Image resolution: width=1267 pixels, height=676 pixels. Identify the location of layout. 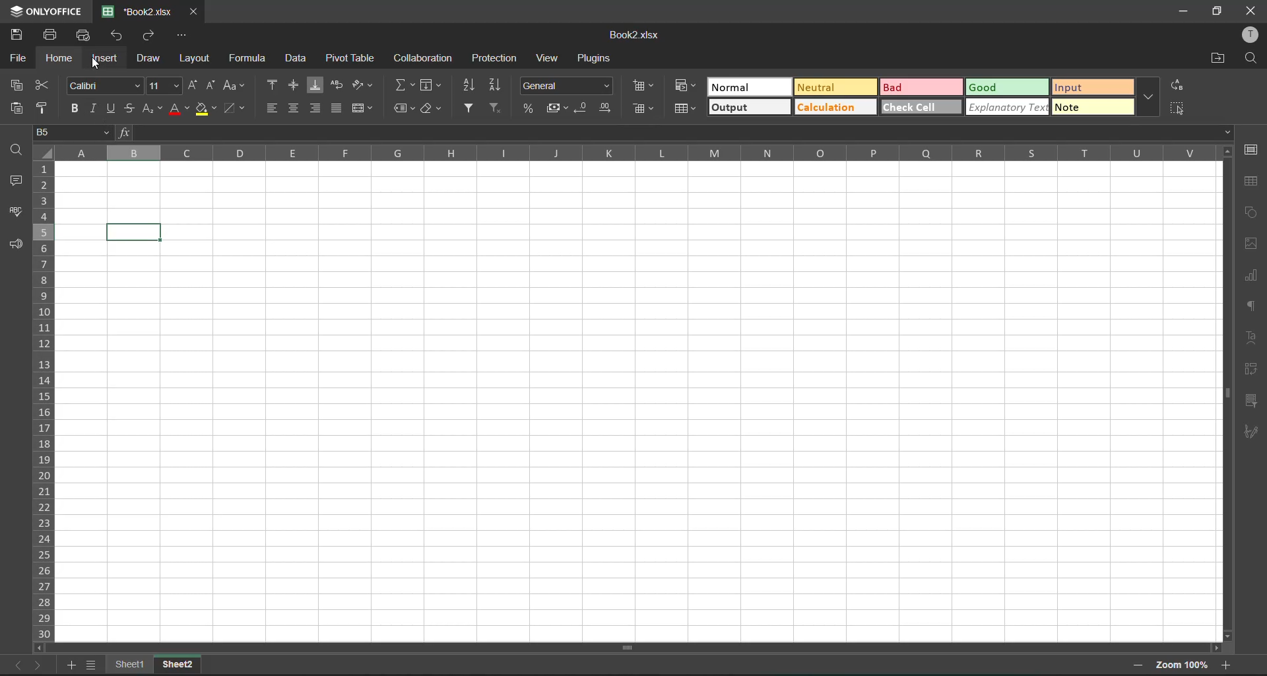
(195, 59).